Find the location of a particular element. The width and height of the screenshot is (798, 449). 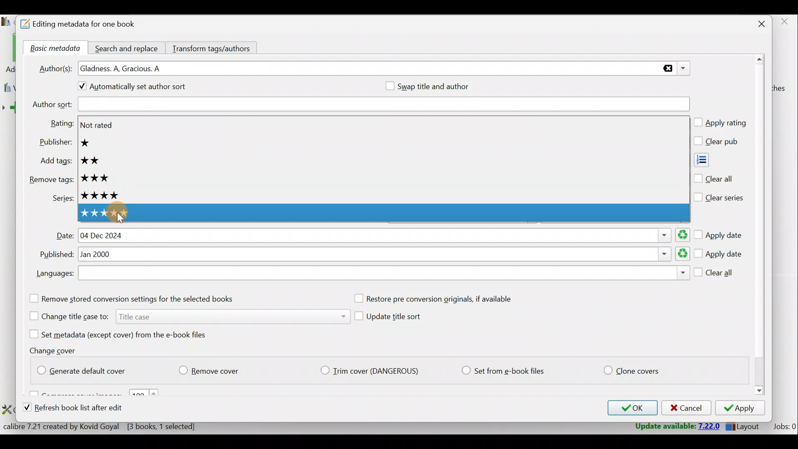

Published is located at coordinates (384, 255).